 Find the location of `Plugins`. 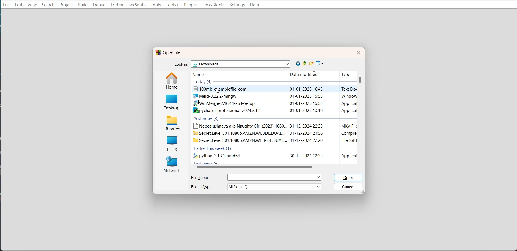

Plugins is located at coordinates (191, 5).